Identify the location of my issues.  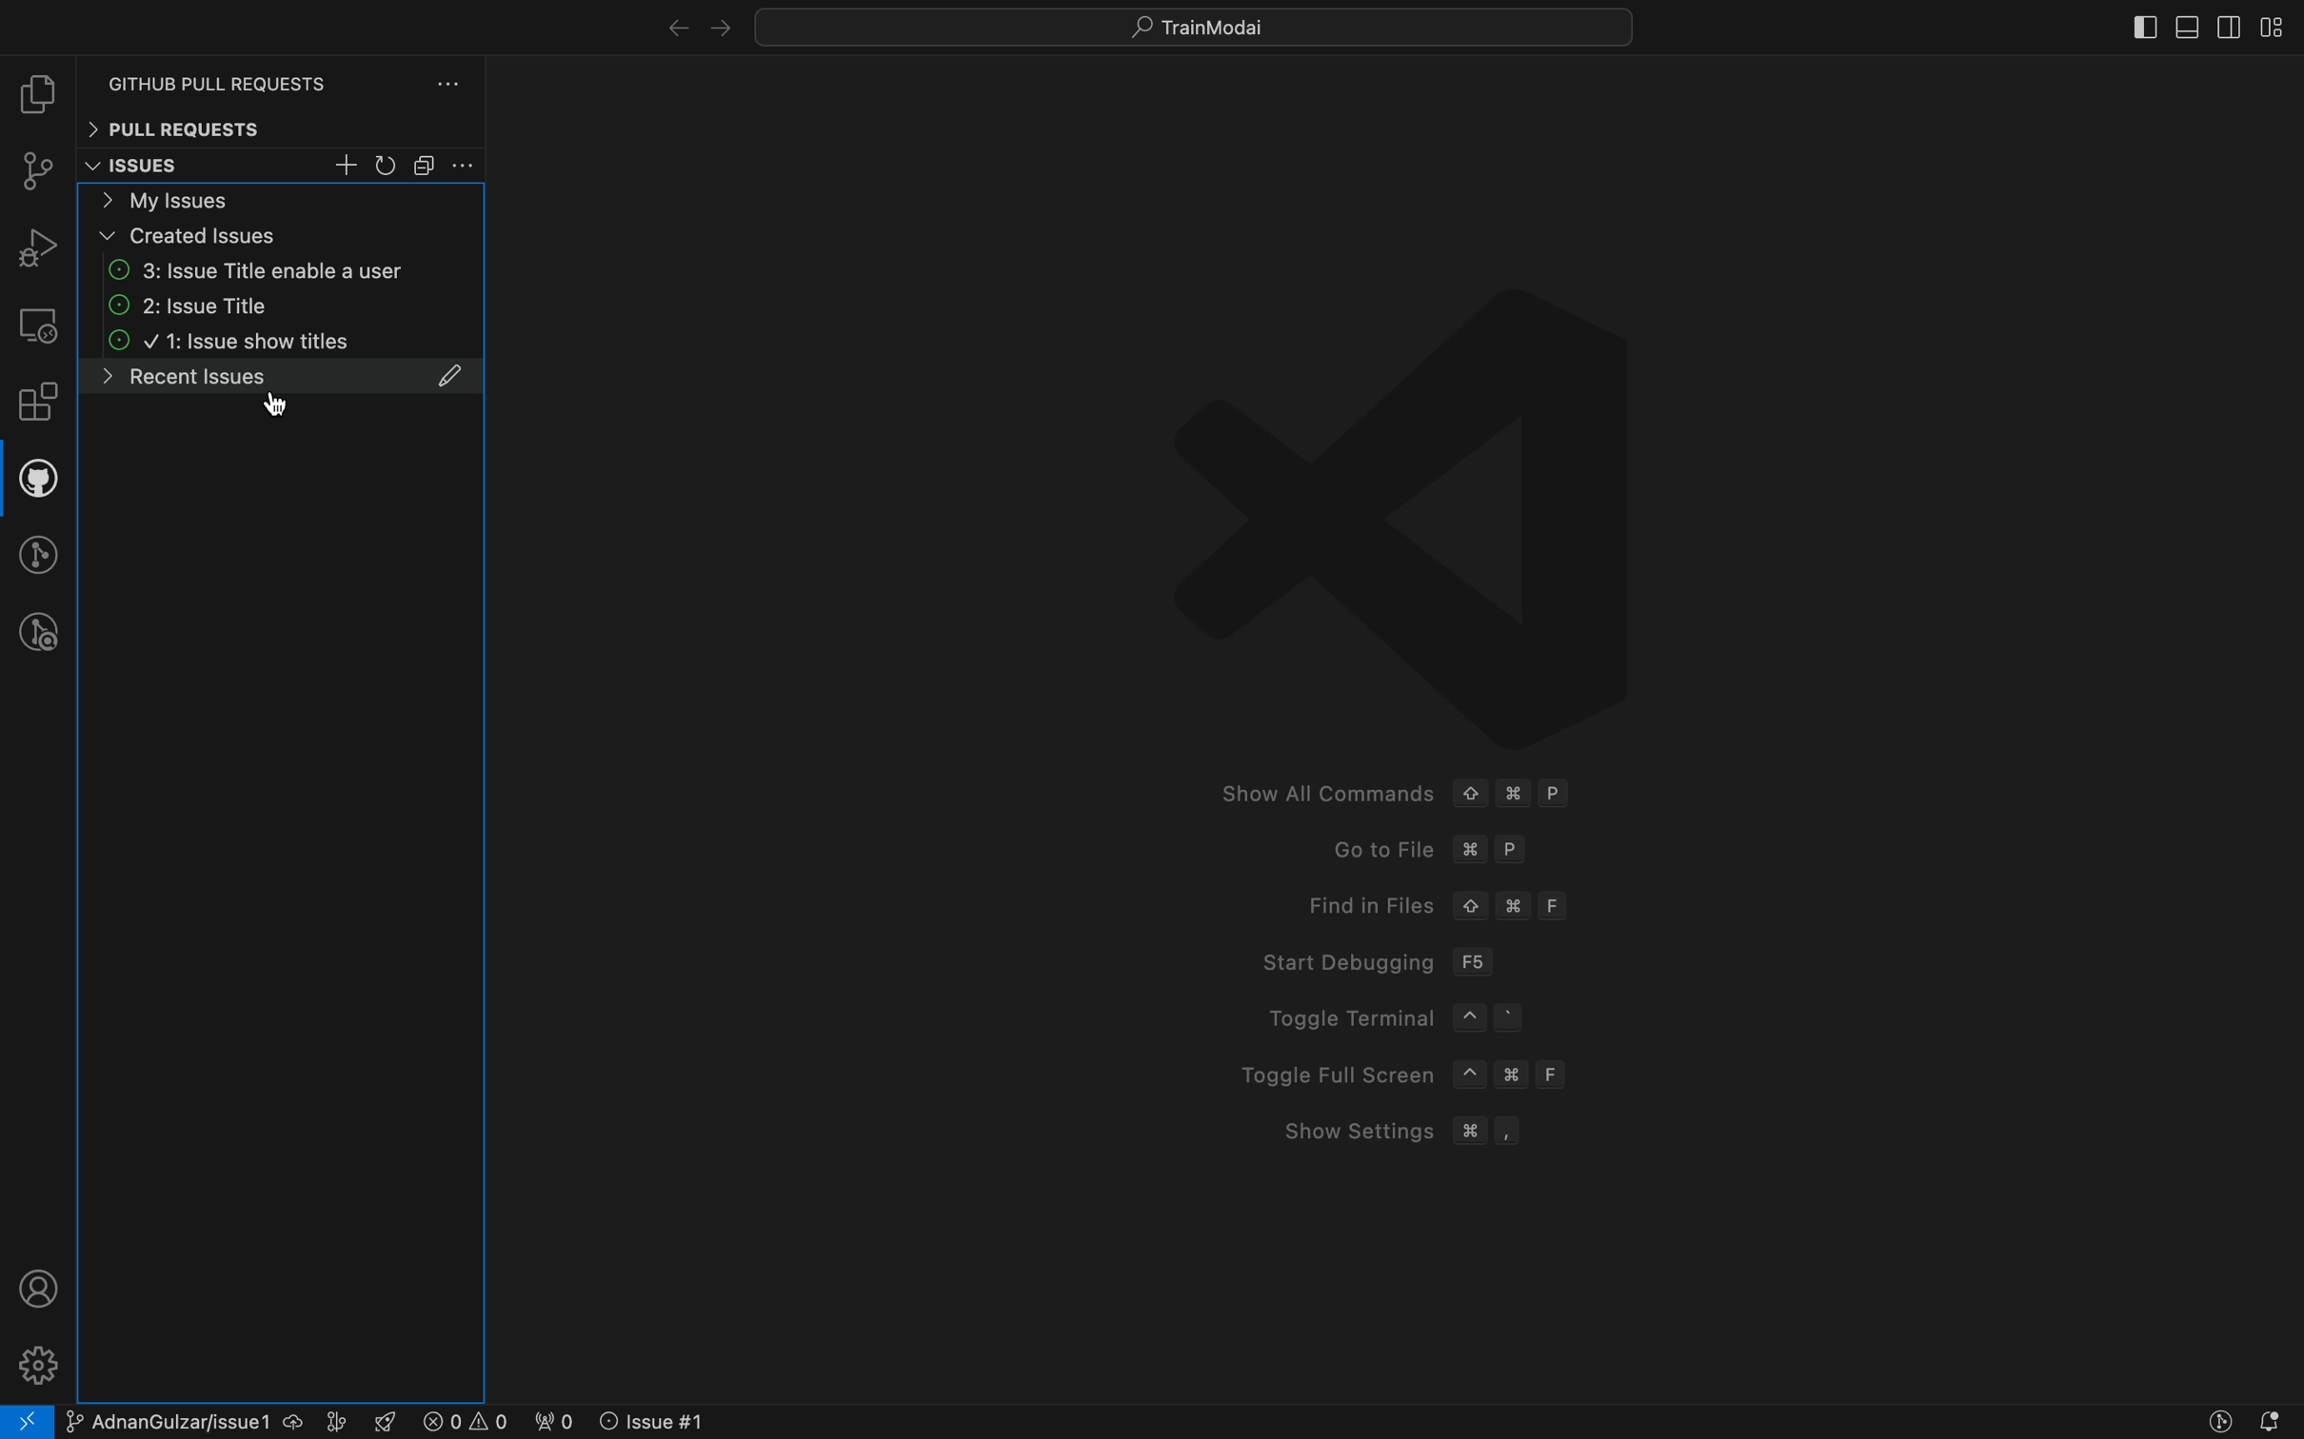
(282, 199).